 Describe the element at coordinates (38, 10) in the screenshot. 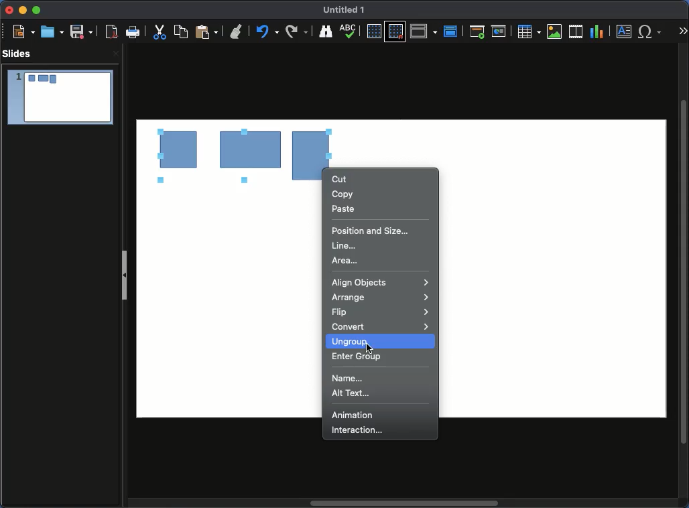

I see `Maximize` at that location.